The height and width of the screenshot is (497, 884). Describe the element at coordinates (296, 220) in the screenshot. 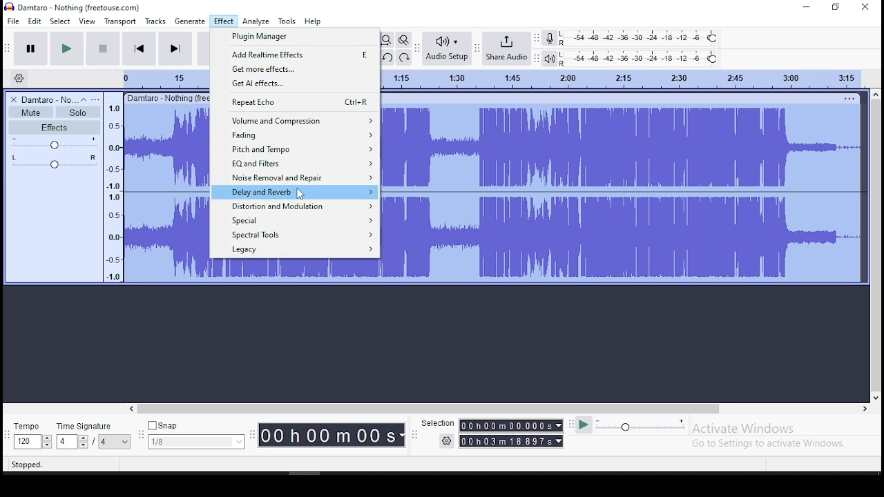

I see `special` at that location.